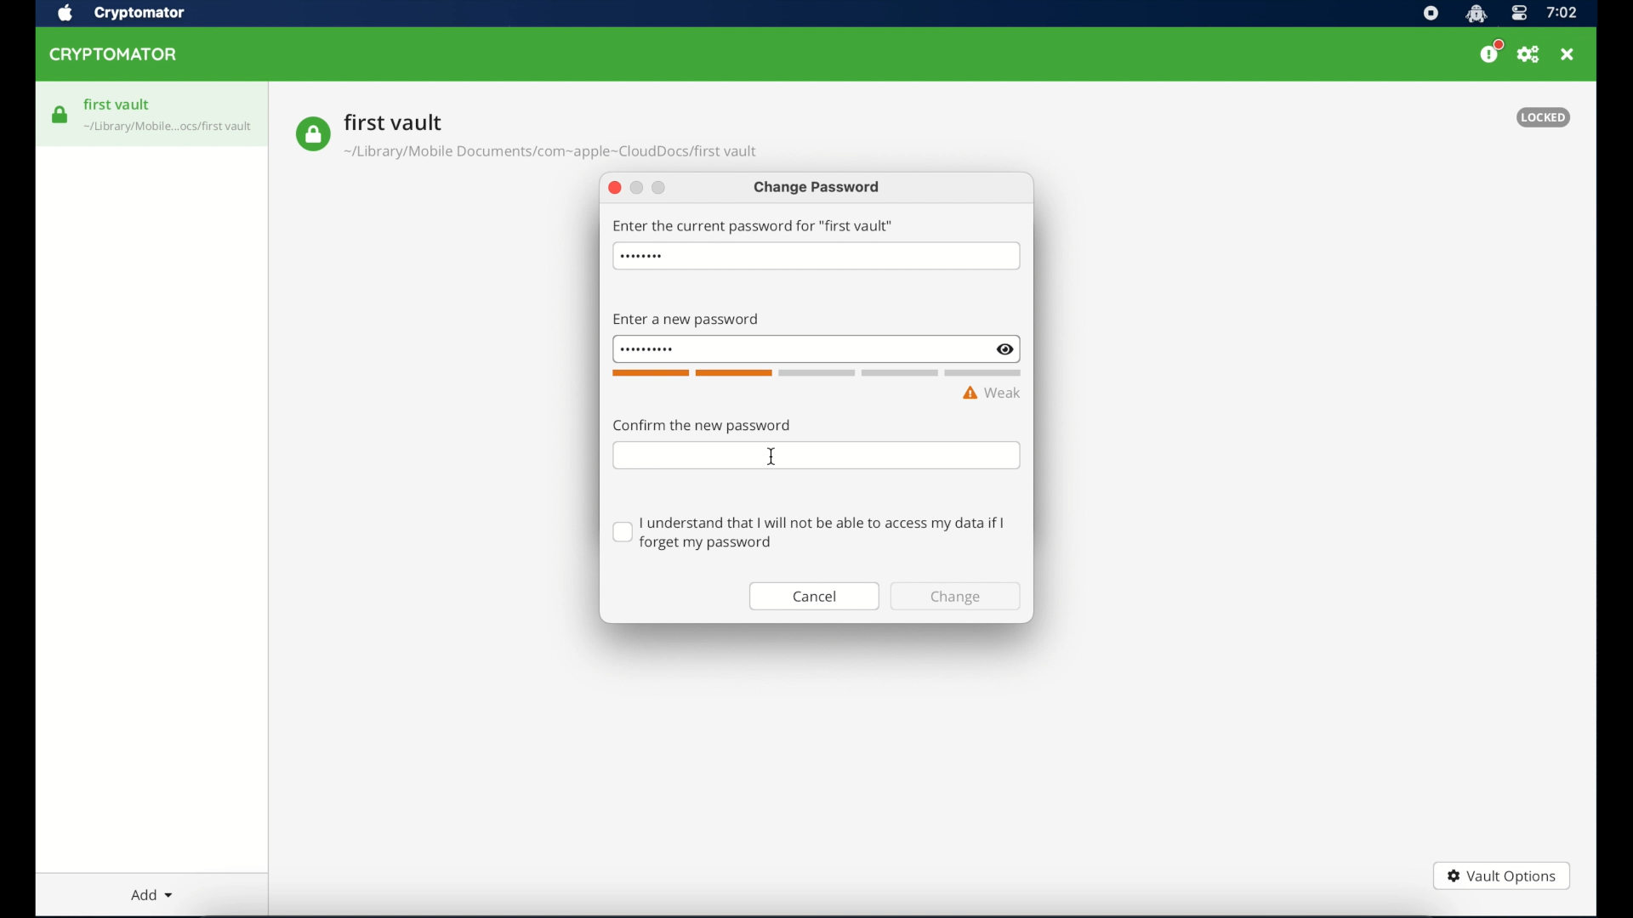  What do you see at coordinates (816, 456) in the screenshot?
I see `confirm password field` at bounding box center [816, 456].